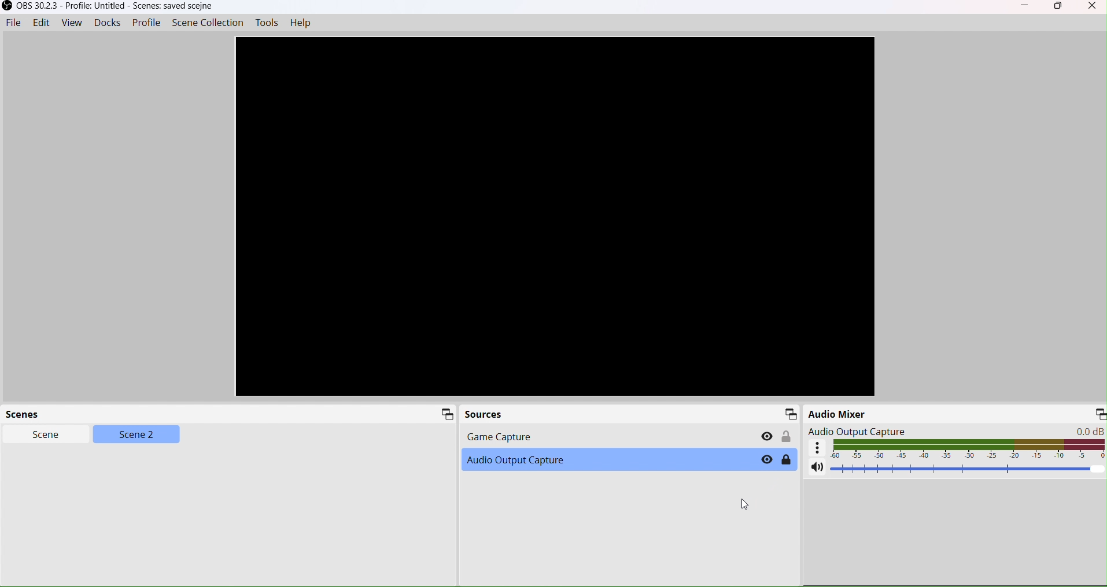  Describe the element at coordinates (944, 412) in the screenshot. I see `Audio Mixer` at that location.